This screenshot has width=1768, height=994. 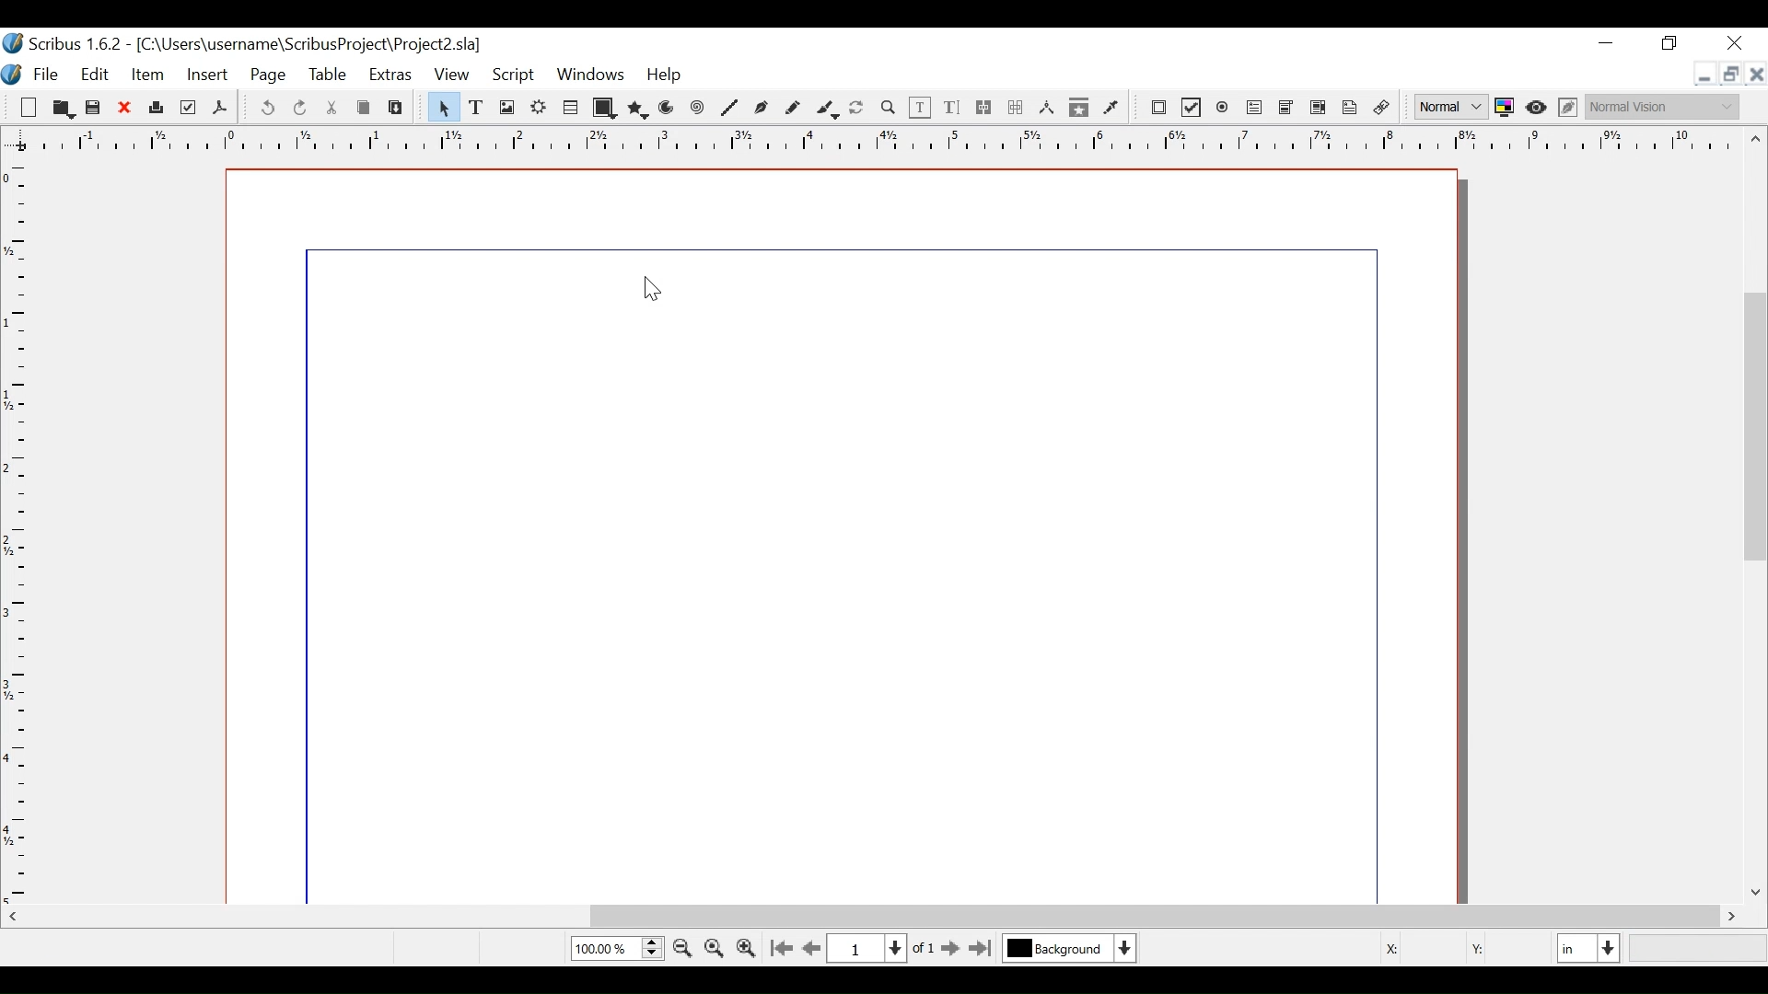 I want to click on Scribus Desktop Icon, so click(x=64, y=42).